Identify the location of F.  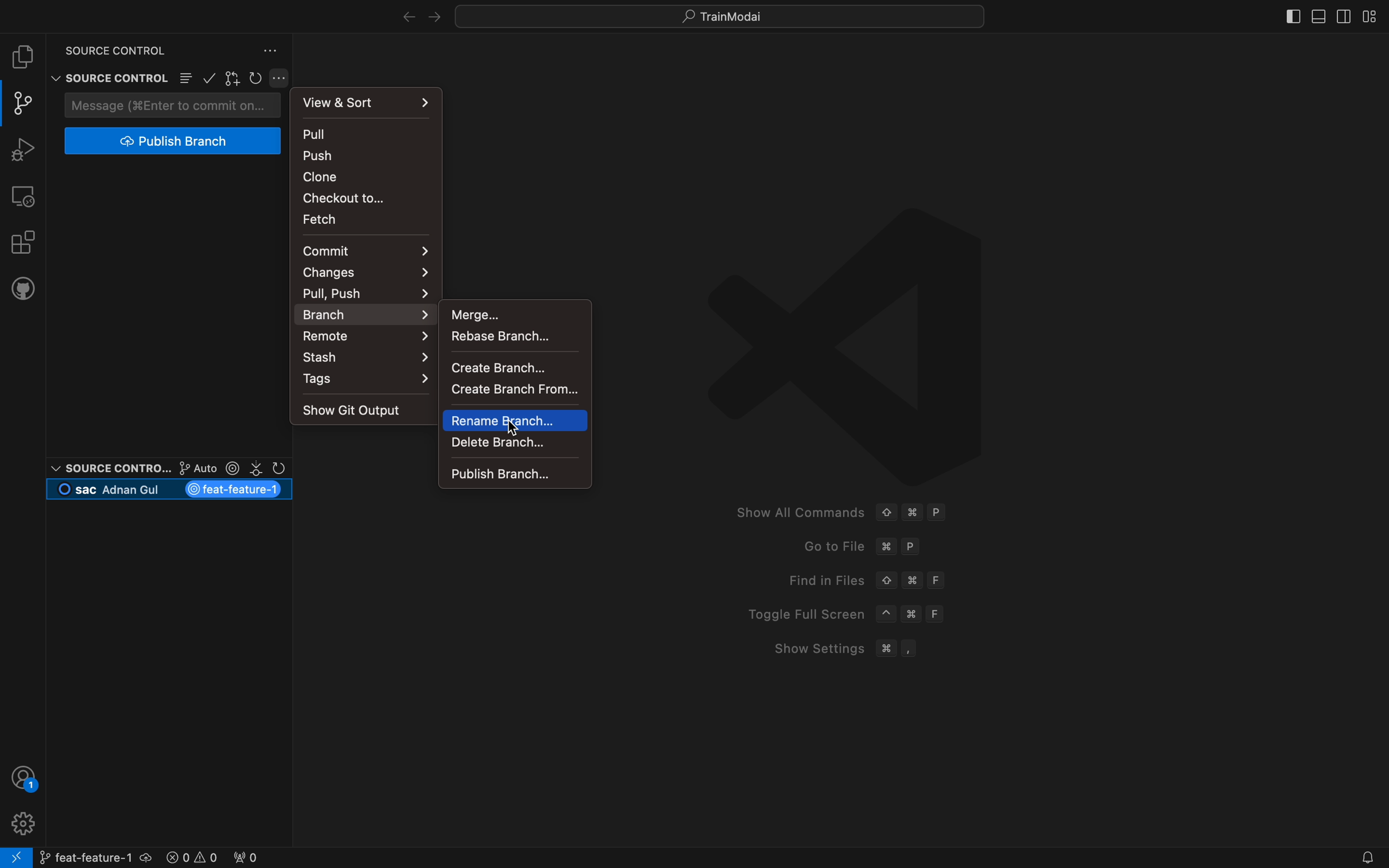
(939, 580).